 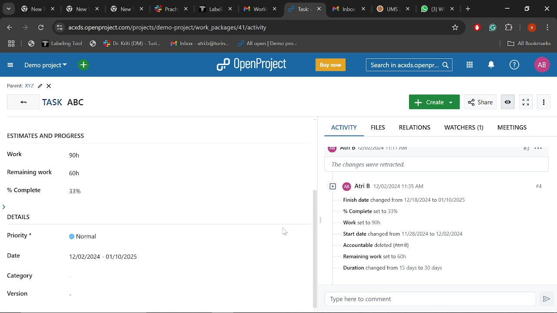 What do you see at coordinates (543, 101) in the screenshot?
I see `More` at bounding box center [543, 101].